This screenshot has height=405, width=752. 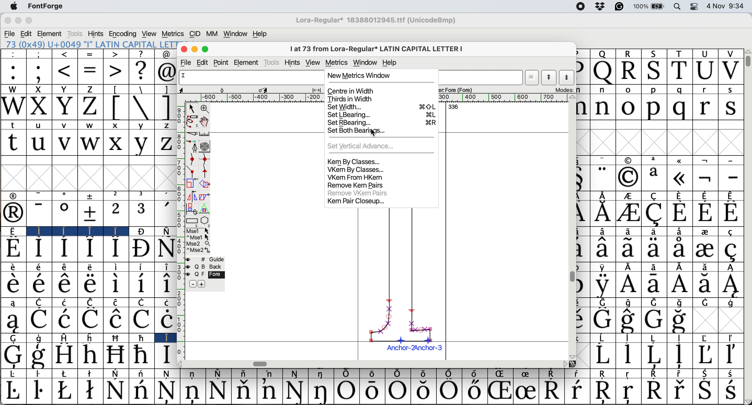 I want to click on add a curve point horizontally or vertically, so click(x=204, y=159).